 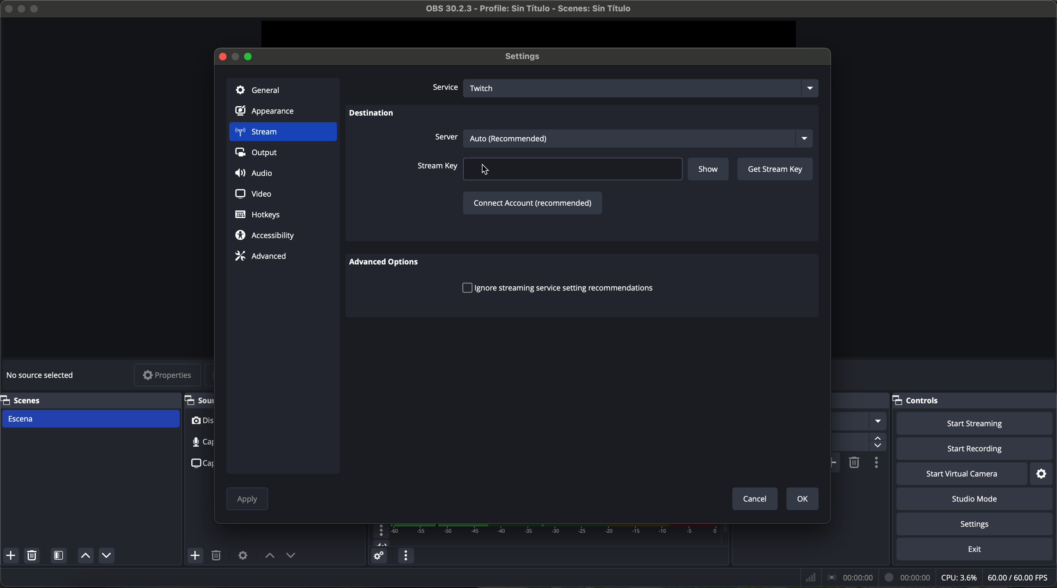 What do you see at coordinates (34, 557) in the screenshot?
I see `remove selected scene` at bounding box center [34, 557].